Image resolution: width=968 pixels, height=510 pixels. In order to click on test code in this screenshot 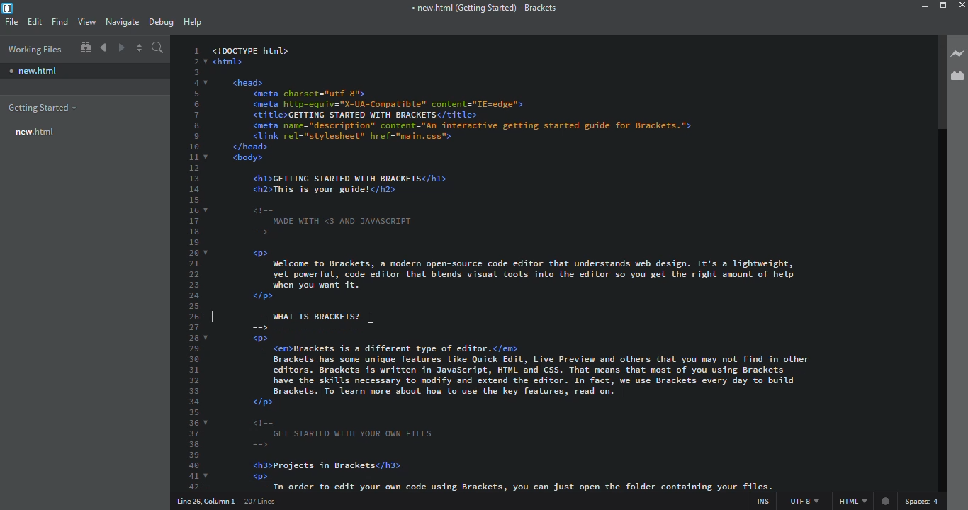, I will do `click(569, 410)`.